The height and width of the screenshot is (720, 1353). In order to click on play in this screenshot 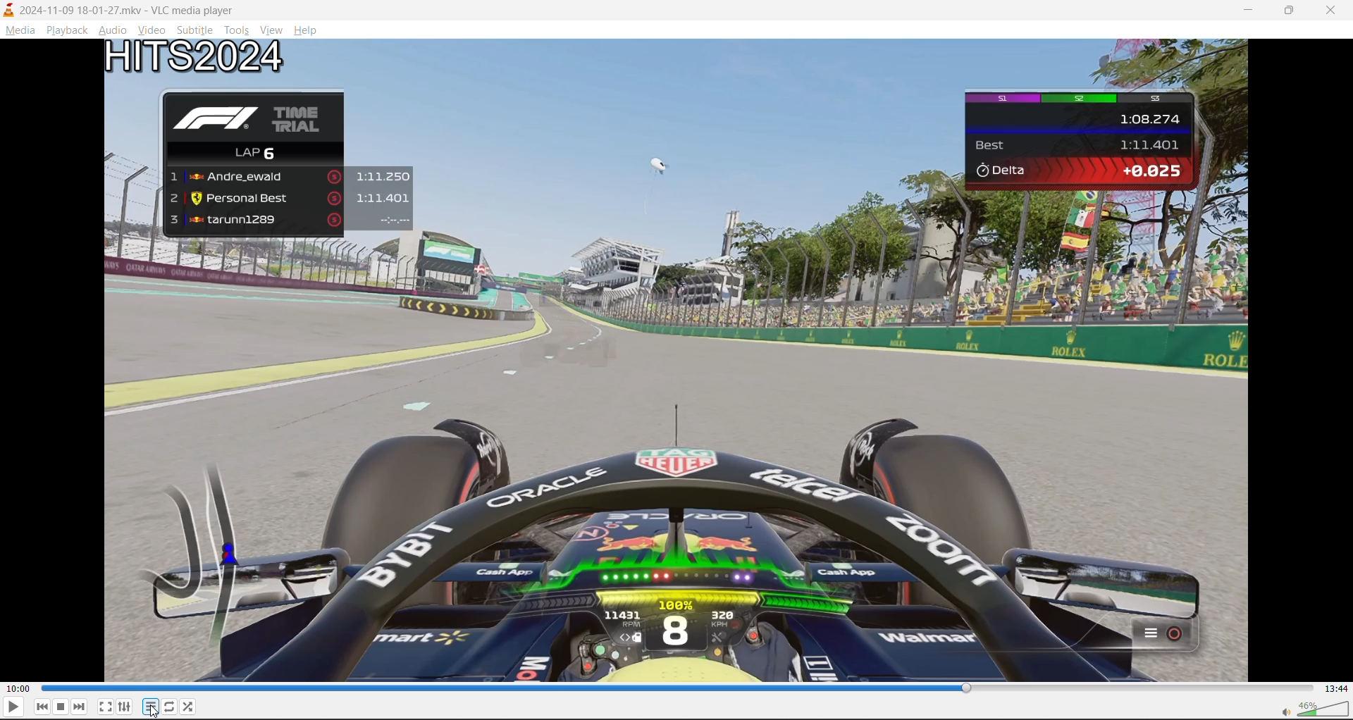, I will do `click(12, 709)`.